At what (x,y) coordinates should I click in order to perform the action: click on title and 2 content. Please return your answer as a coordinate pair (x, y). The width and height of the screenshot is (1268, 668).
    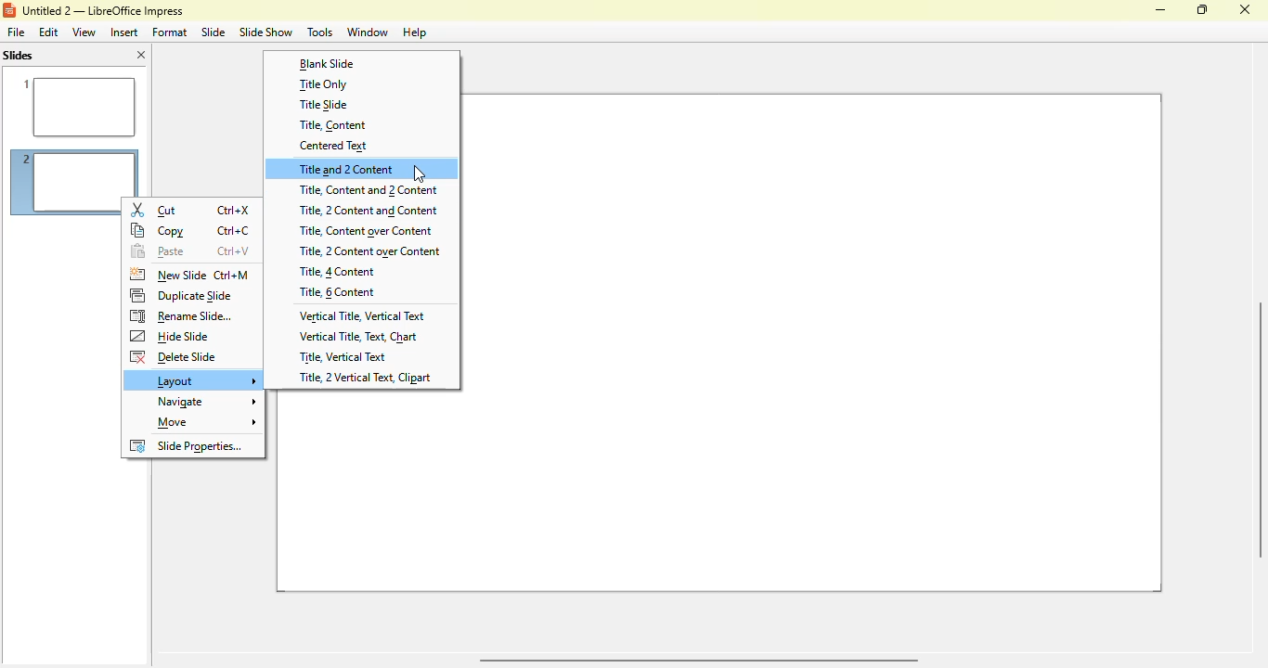
    Looking at the image, I should click on (352, 169).